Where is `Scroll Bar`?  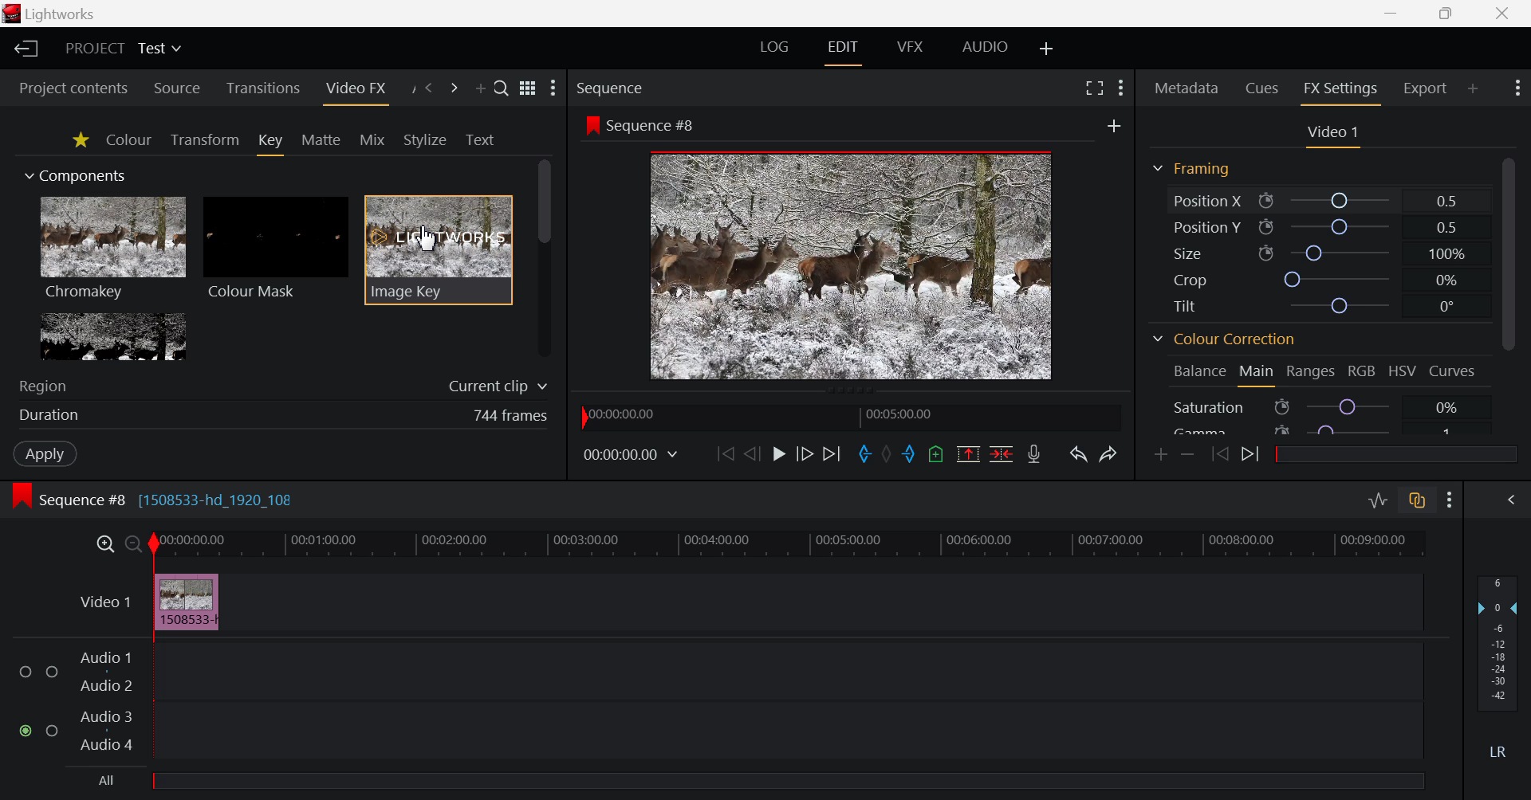
Scroll Bar is located at coordinates (545, 257).